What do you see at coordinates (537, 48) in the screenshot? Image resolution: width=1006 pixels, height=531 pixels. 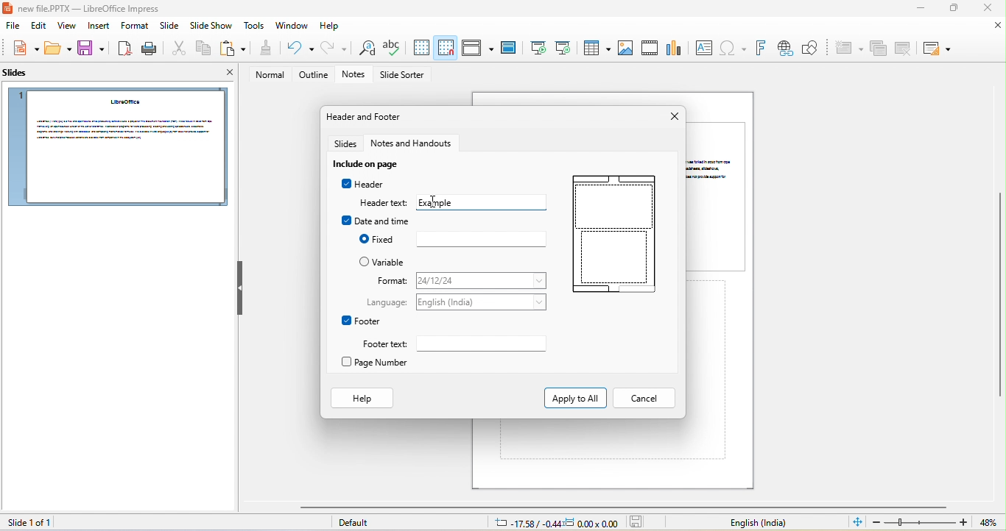 I see `start from first slide` at bounding box center [537, 48].